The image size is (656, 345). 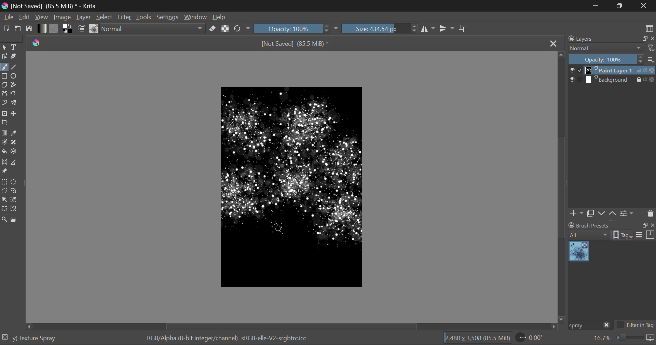 I want to click on Measurements, so click(x=13, y=163).